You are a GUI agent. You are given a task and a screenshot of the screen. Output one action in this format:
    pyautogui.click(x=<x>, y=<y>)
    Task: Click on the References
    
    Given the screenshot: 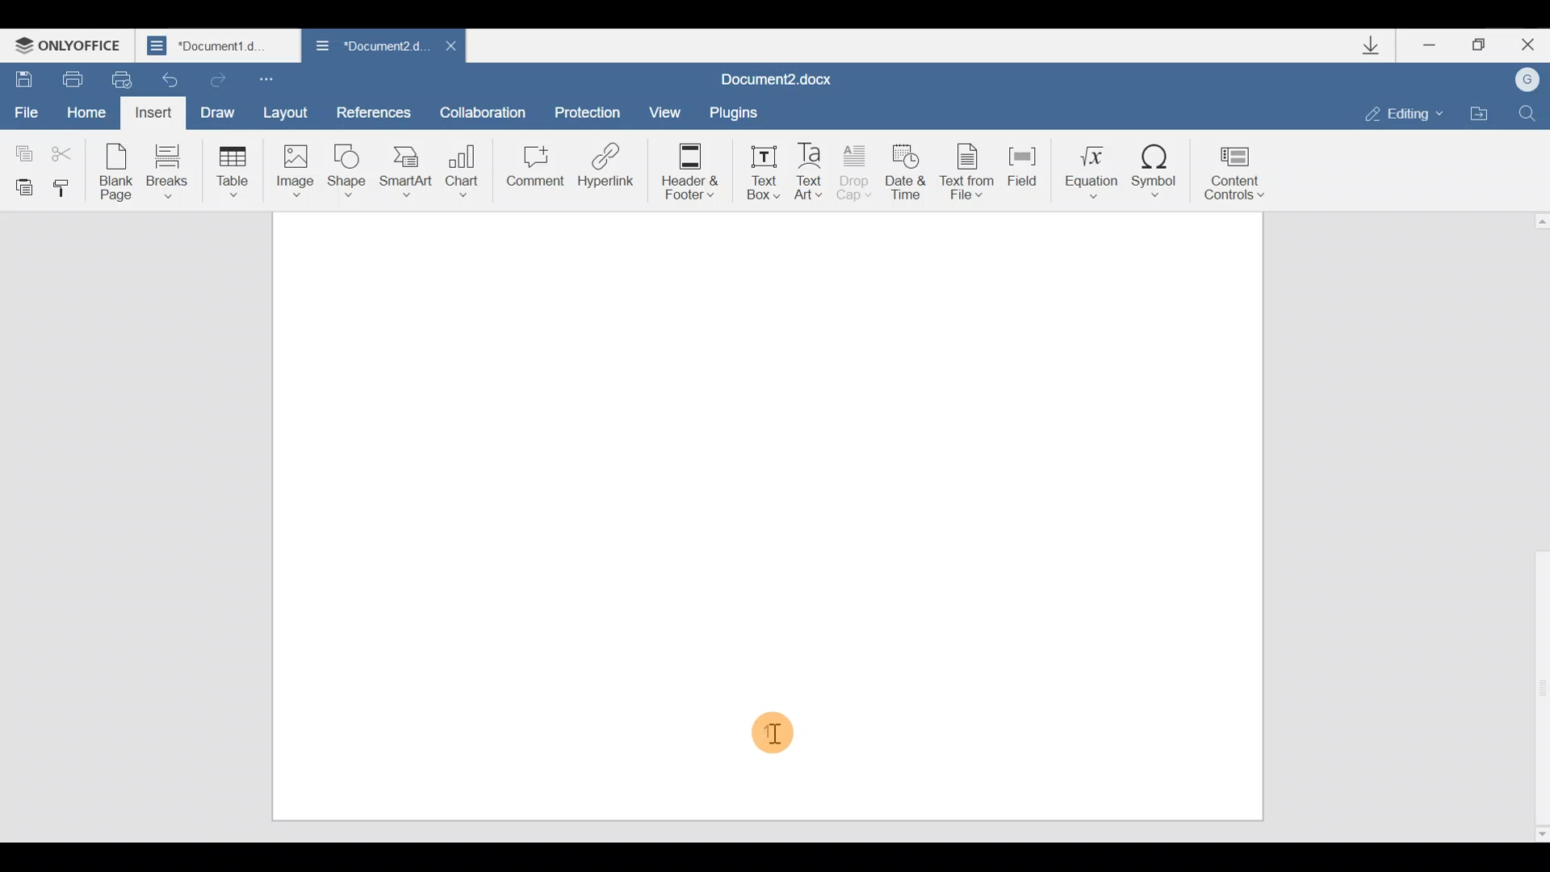 What is the action you would take?
    pyautogui.click(x=375, y=111)
    